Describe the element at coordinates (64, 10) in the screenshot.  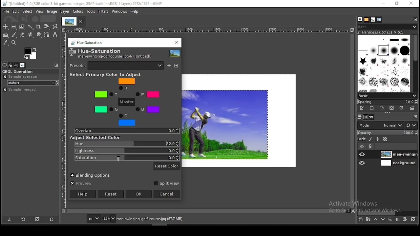
I see `layer` at that location.